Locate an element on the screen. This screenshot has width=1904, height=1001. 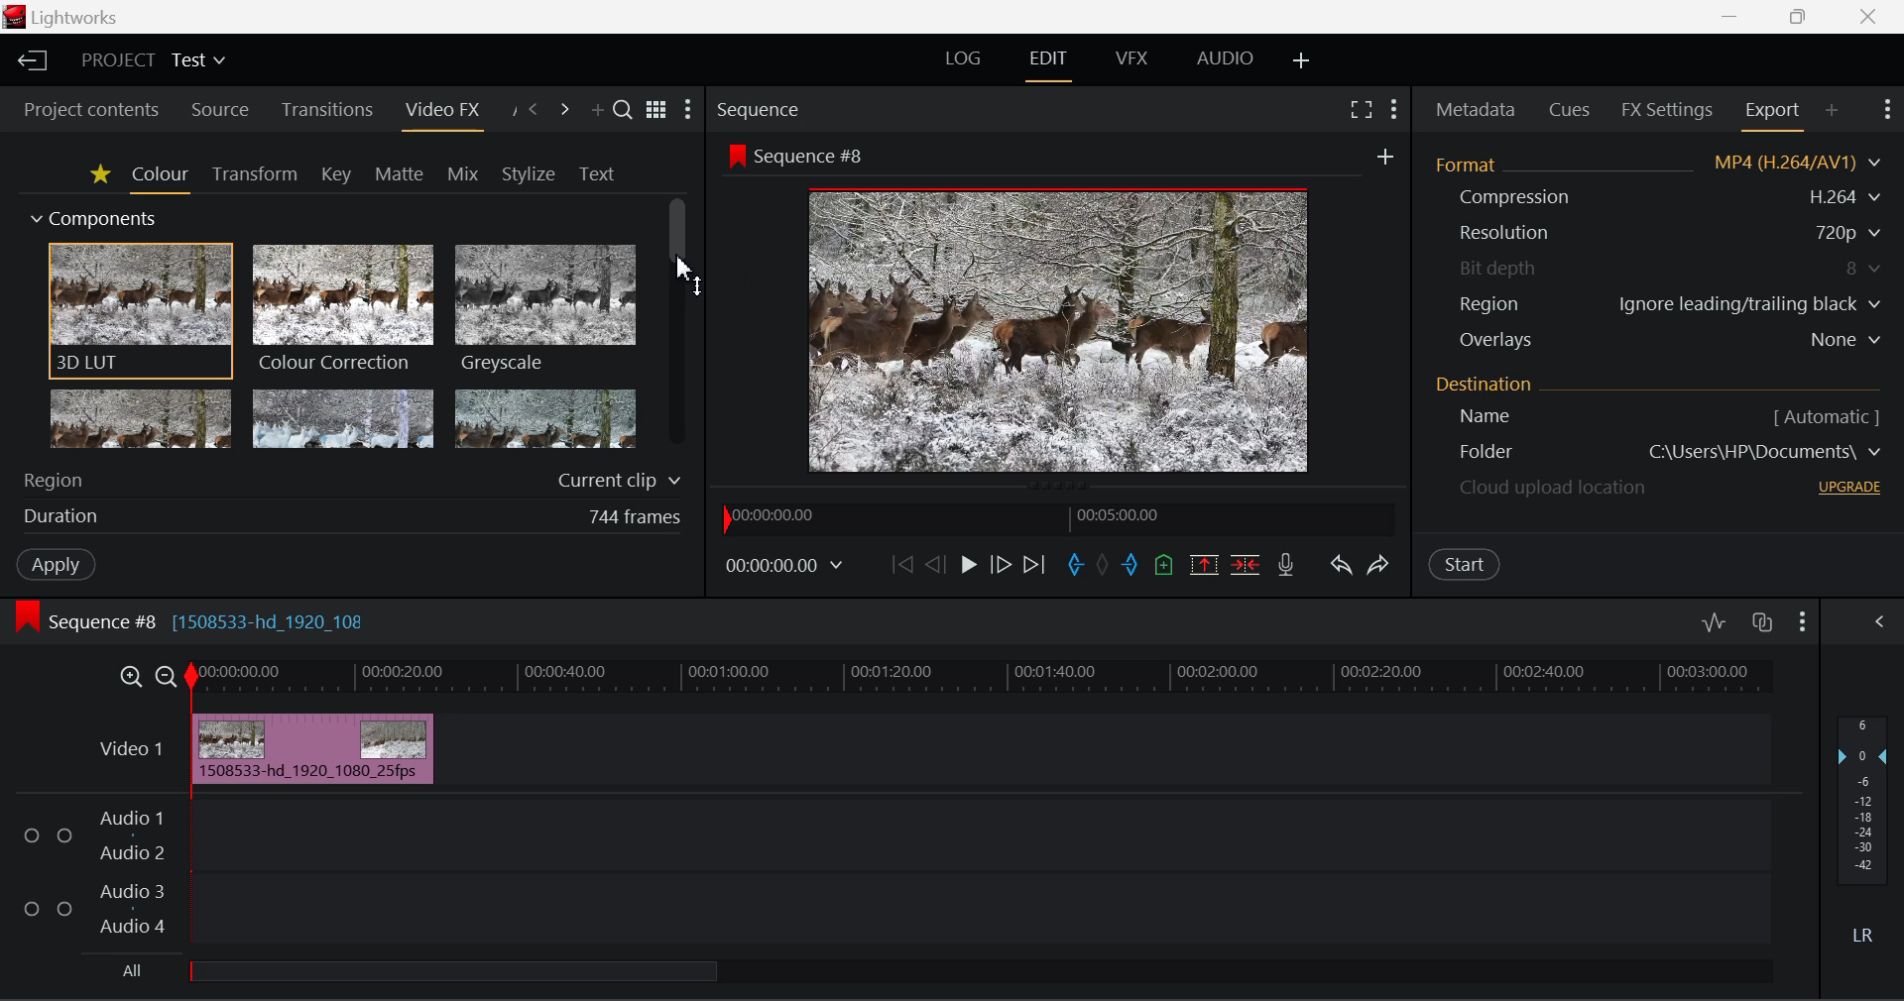
Mosaic is located at coordinates (341, 421).